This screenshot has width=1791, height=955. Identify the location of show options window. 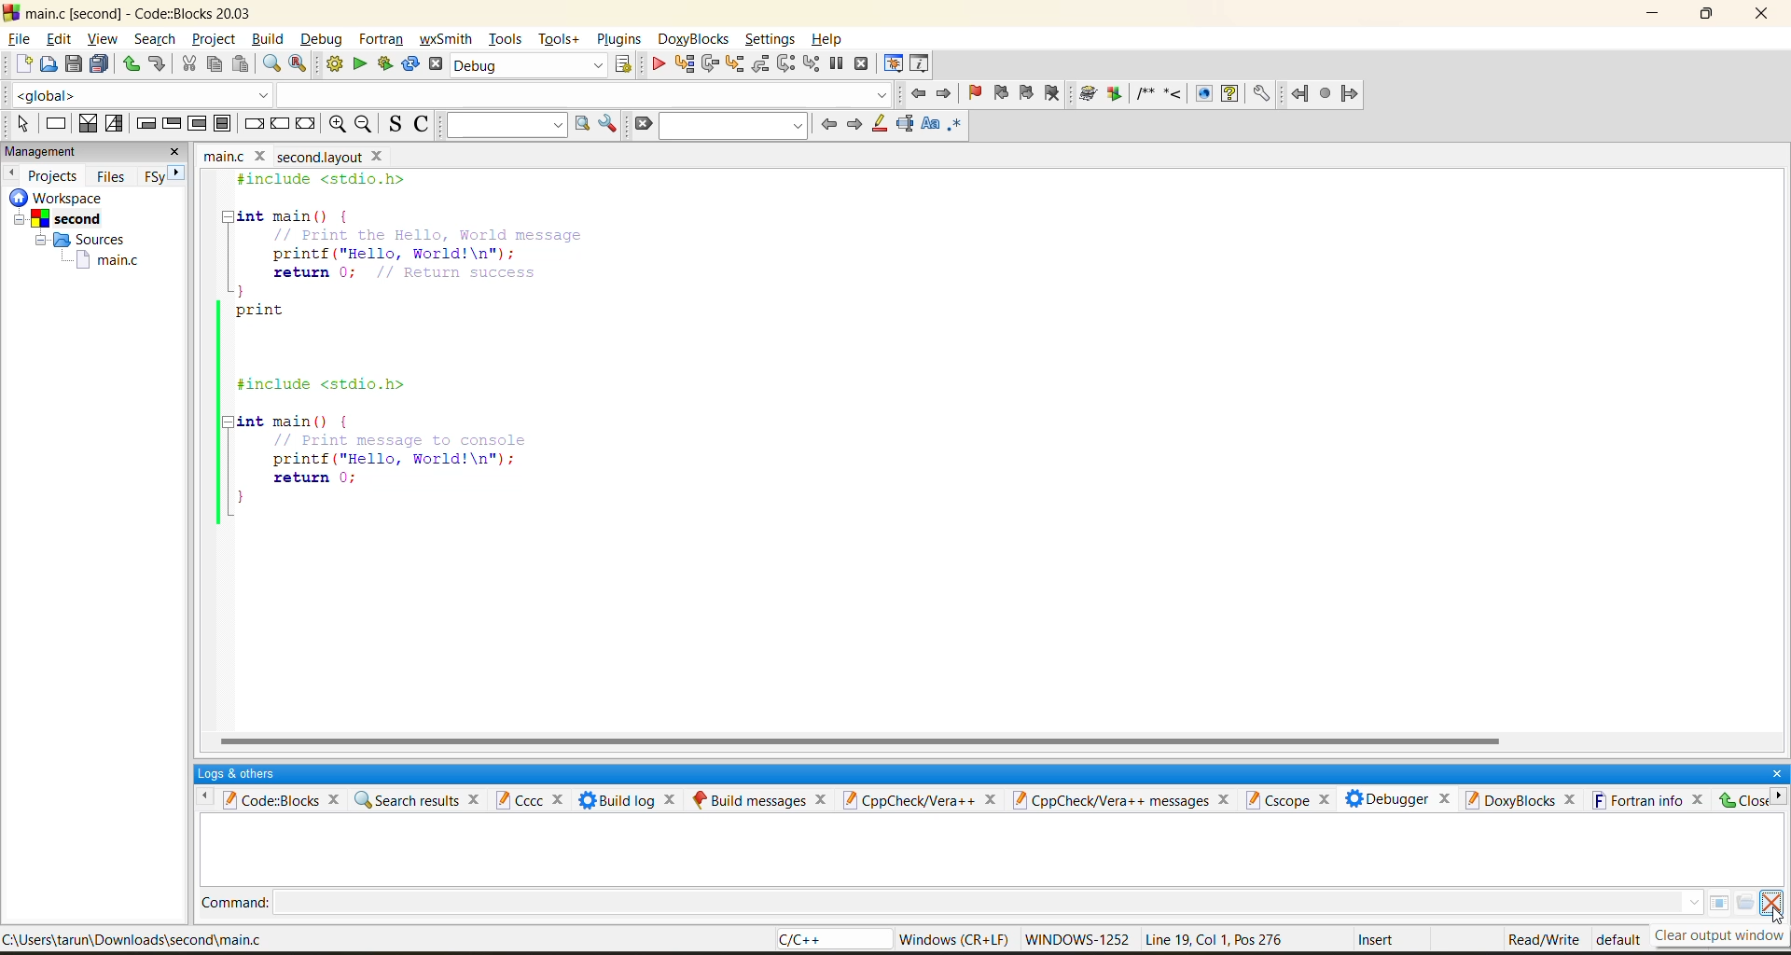
(607, 123).